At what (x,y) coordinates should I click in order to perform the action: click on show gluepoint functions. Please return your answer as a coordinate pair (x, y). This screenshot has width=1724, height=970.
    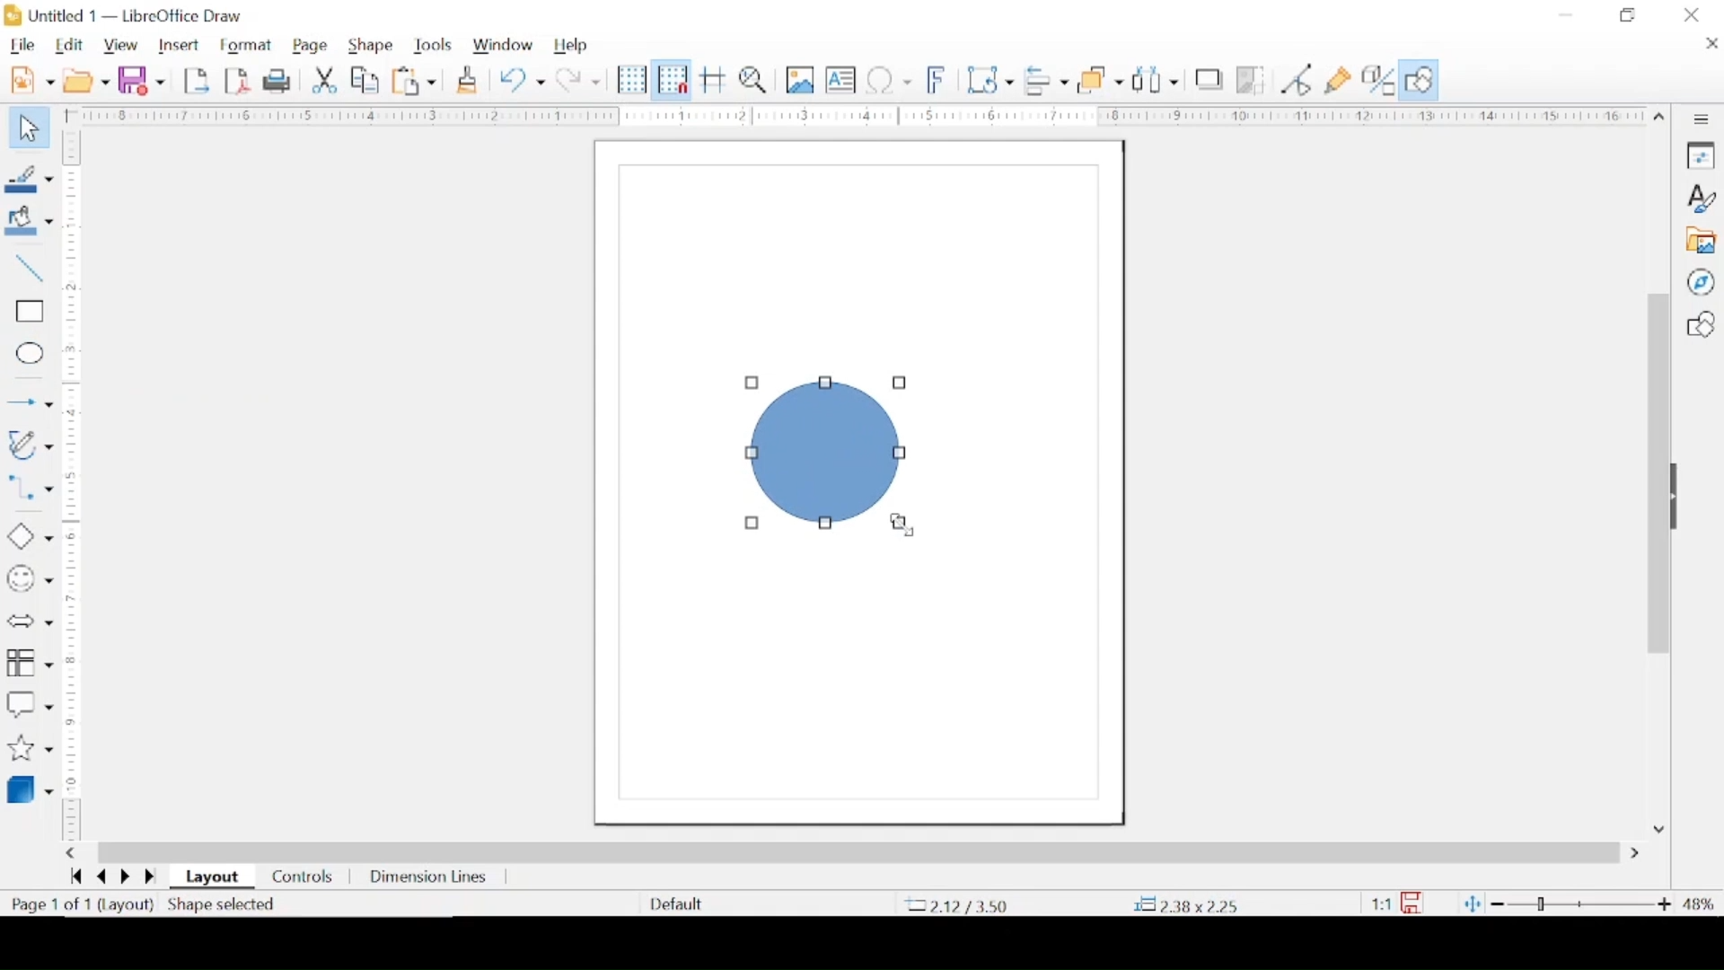
    Looking at the image, I should click on (1339, 80).